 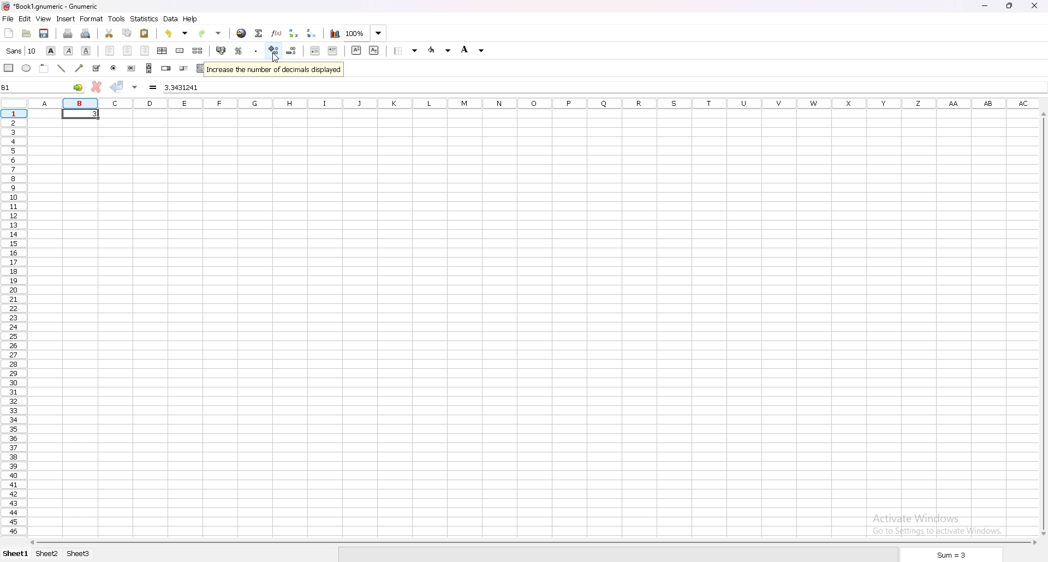 I want to click on statistics, so click(x=145, y=19).